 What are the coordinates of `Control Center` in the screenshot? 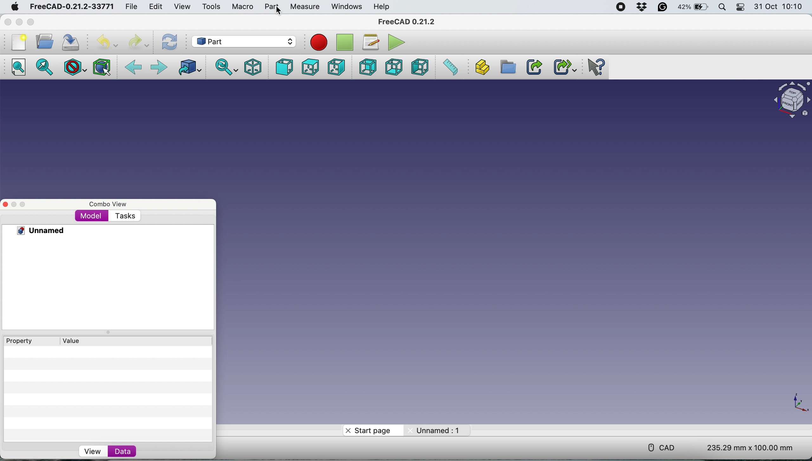 It's located at (740, 7).